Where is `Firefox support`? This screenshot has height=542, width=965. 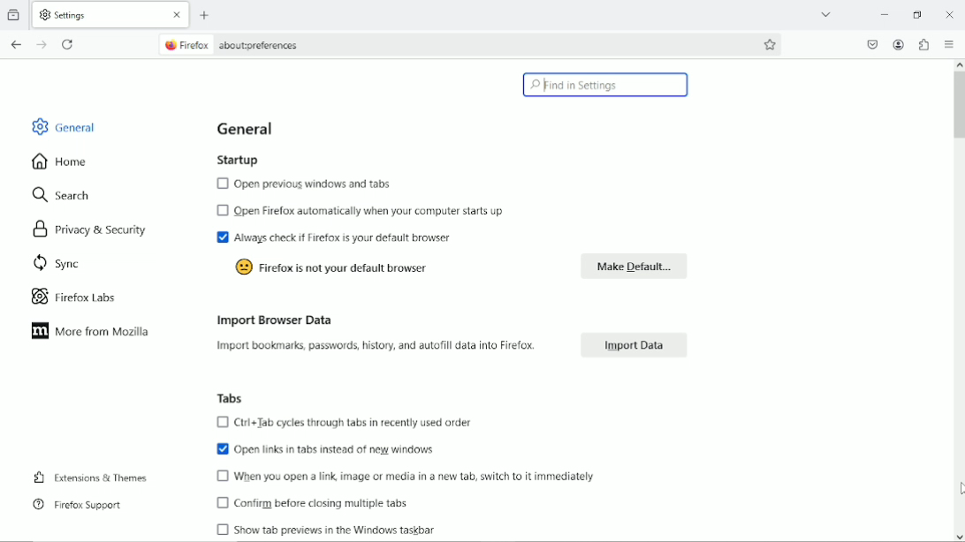 Firefox support is located at coordinates (78, 504).